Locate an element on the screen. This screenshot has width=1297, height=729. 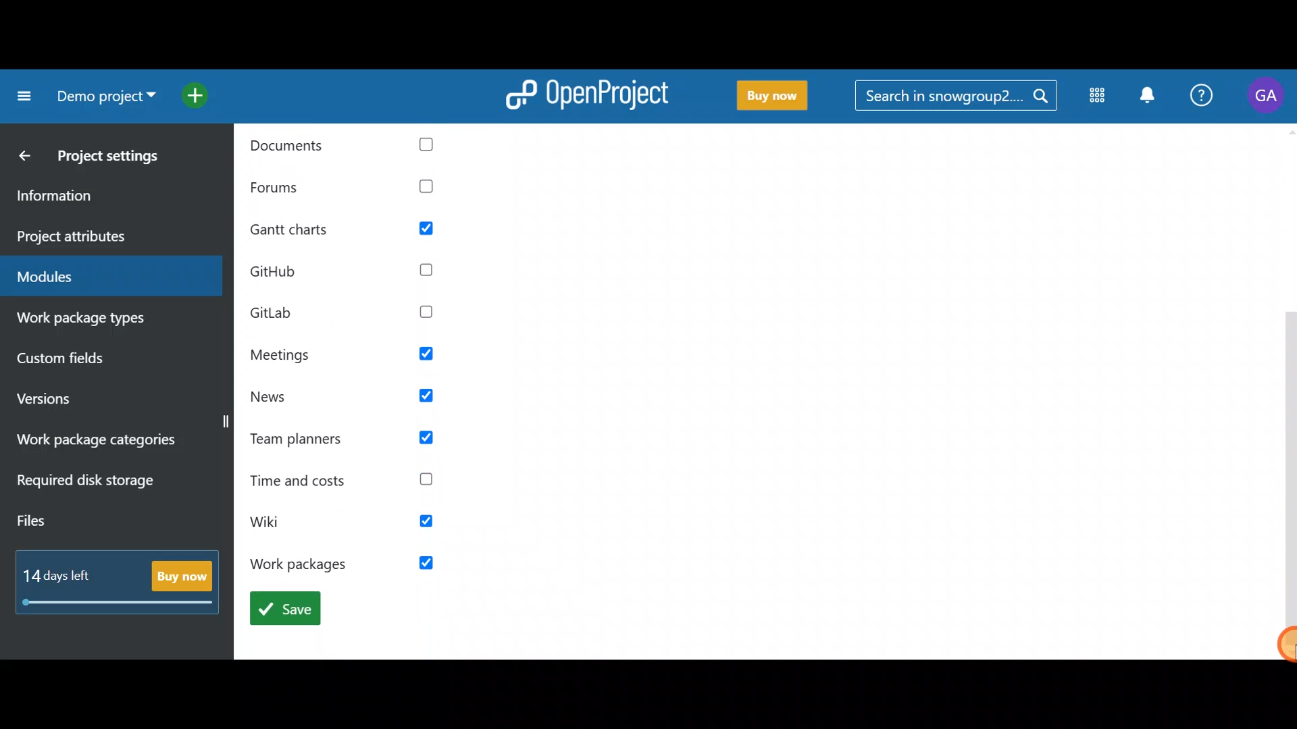
Meetings is located at coordinates (345, 355).